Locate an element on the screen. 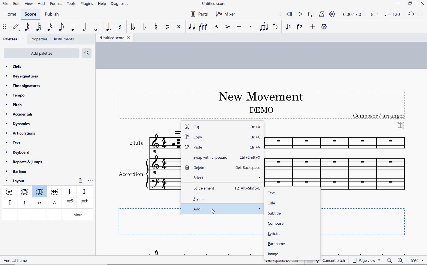 Image resolution: width=427 pixels, height=265 pixels. tools is located at coordinates (71, 4).